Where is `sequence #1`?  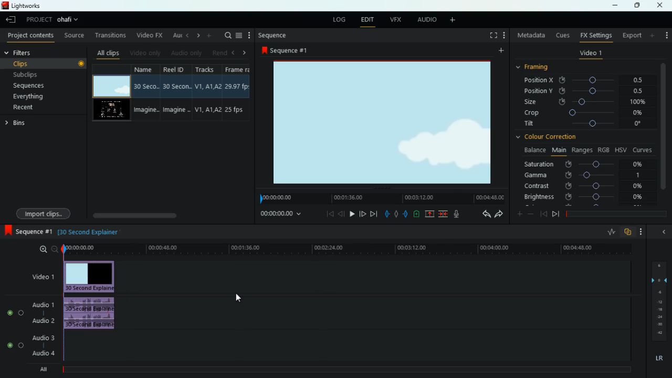
sequence #1 is located at coordinates (287, 50).